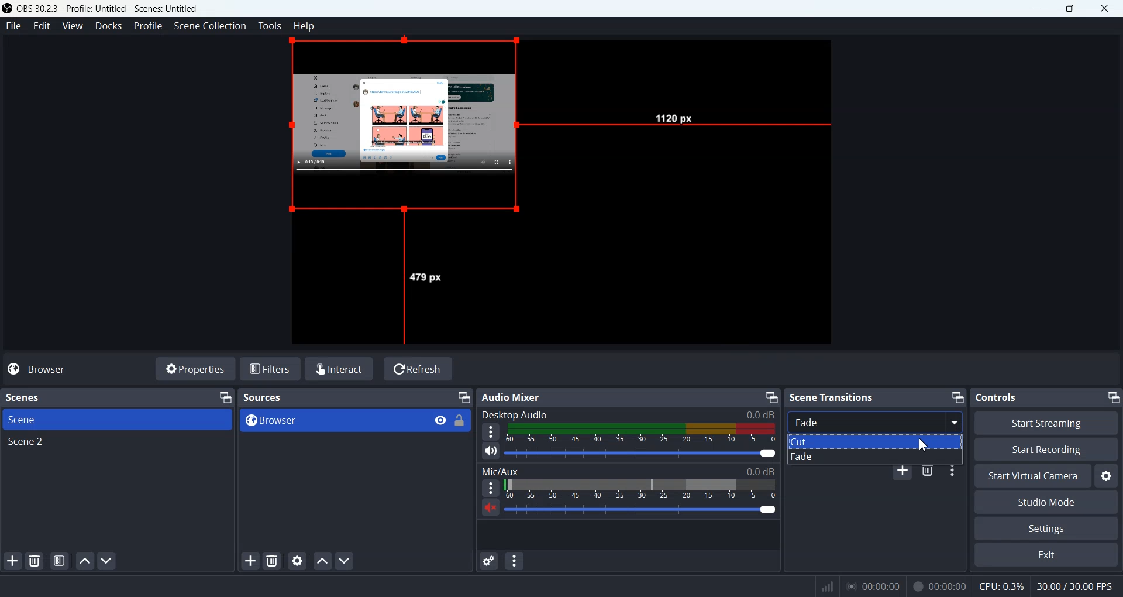  Describe the element at coordinates (771, 397) in the screenshot. I see `Minimize` at that location.